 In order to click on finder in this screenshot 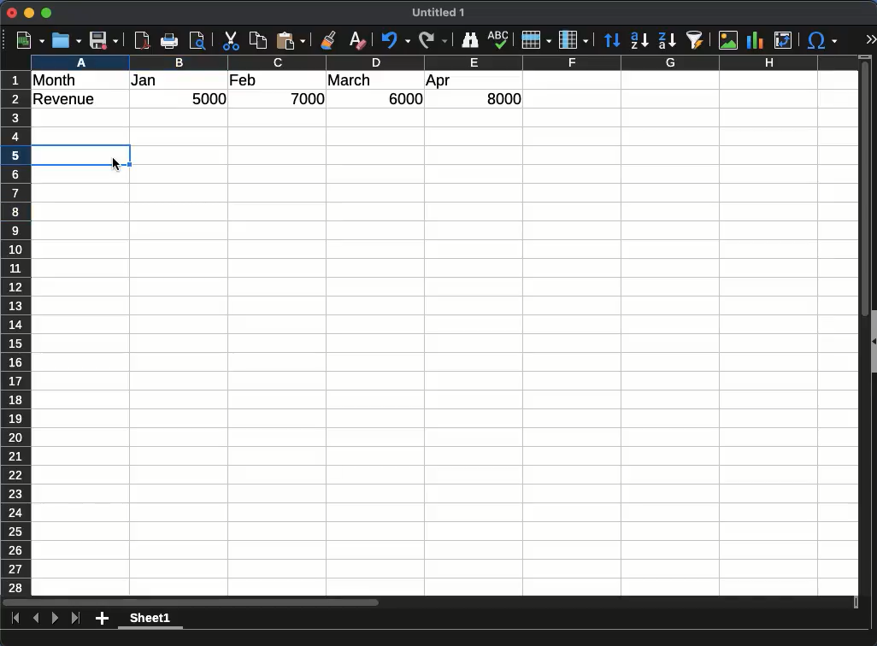, I will do `click(468, 40)`.